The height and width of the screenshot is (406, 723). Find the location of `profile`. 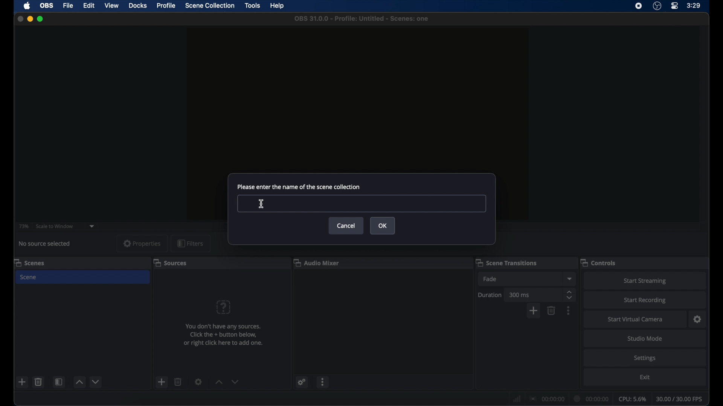

profile is located at coordinates (166, 5).